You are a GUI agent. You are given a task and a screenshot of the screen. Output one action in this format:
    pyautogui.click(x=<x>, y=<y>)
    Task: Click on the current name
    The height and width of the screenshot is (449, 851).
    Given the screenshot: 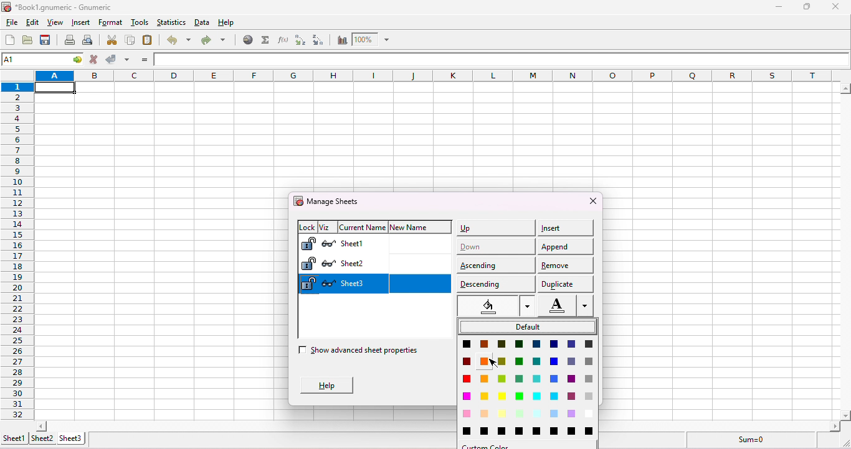 What is the action you would take?
    pyautogui.click(x=361, y=226)
    